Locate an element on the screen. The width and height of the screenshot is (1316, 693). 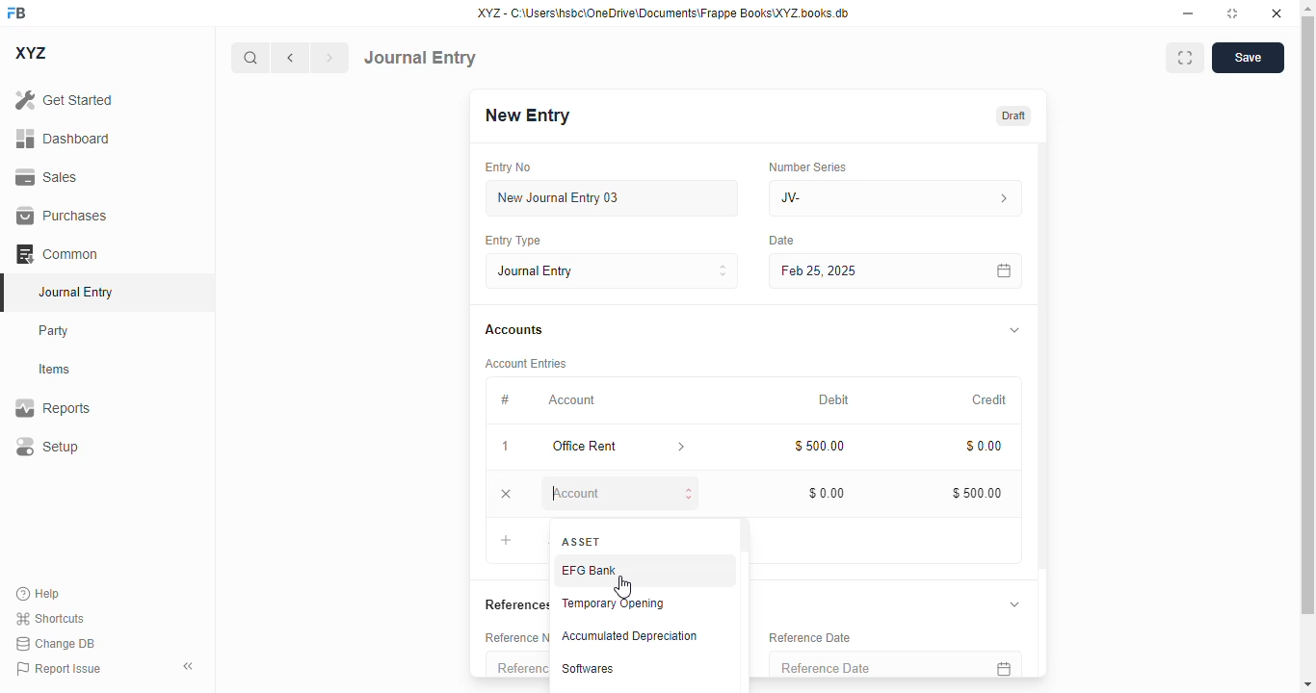
debit is located at coordinates (834, 401).